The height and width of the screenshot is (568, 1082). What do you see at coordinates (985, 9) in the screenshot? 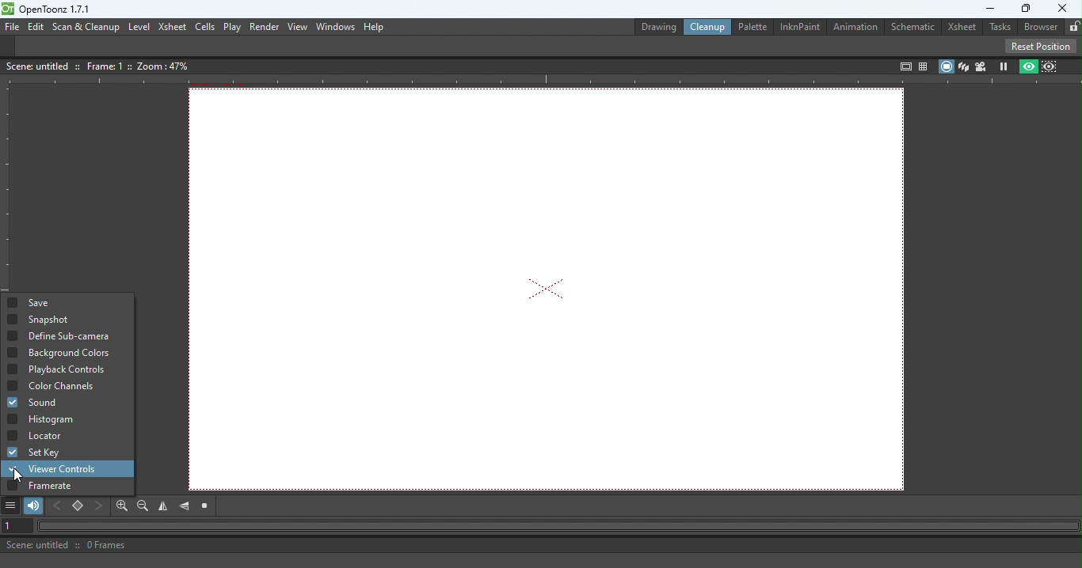
I see `Minimize` at bounding box center [985, 9].